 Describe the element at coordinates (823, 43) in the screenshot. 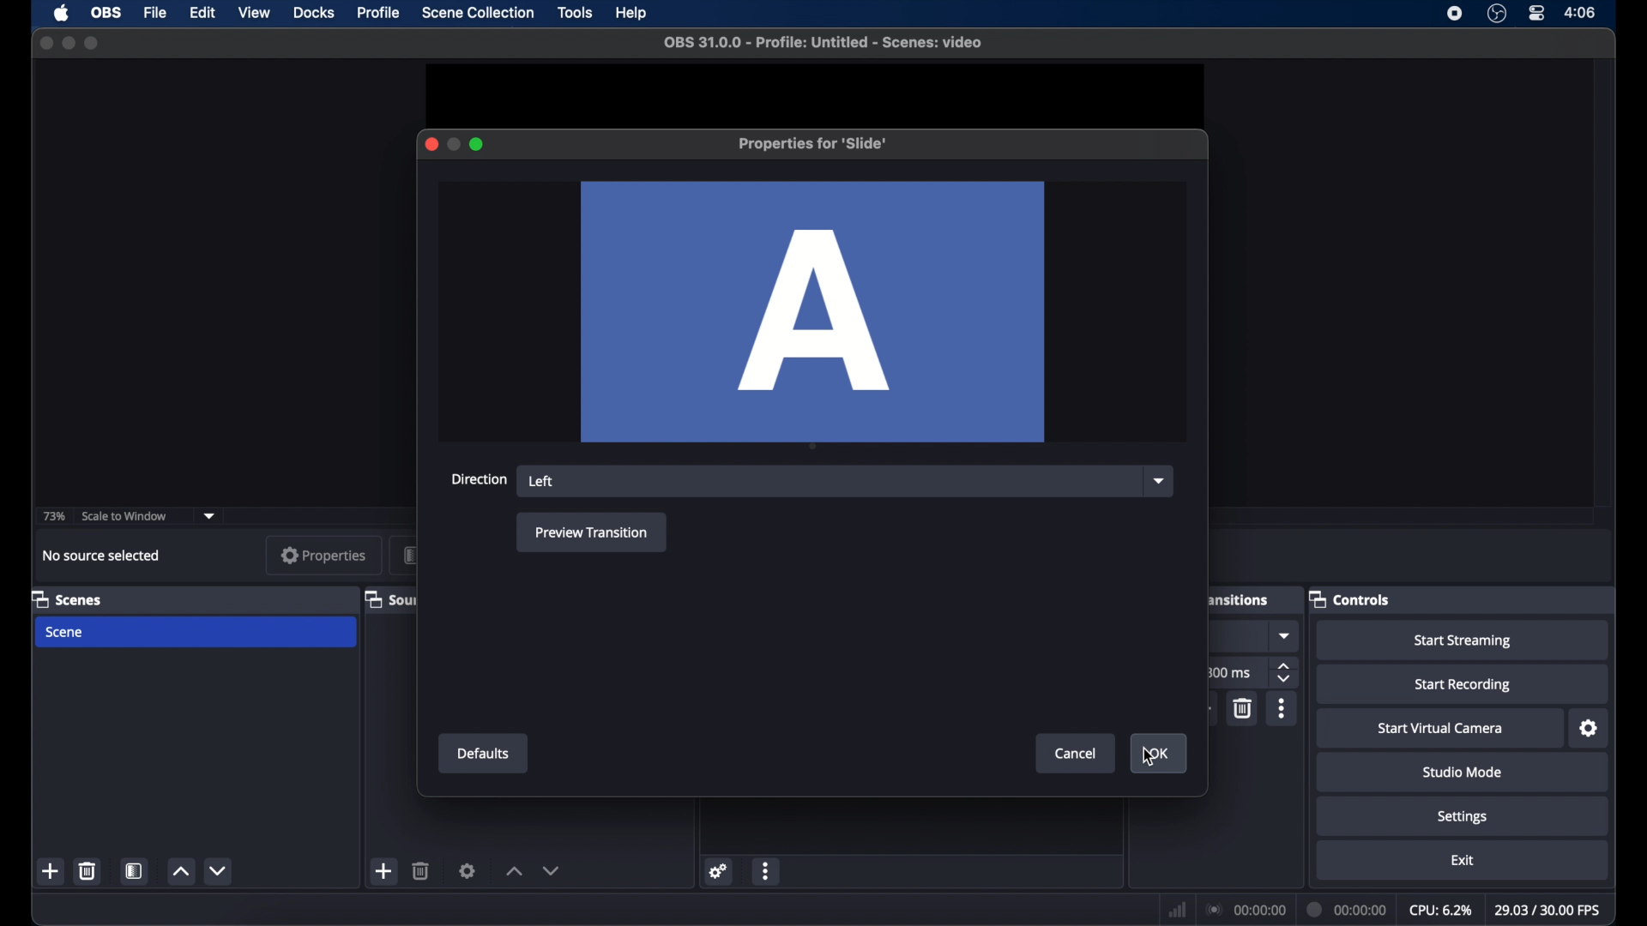

I see `file name` at that location.